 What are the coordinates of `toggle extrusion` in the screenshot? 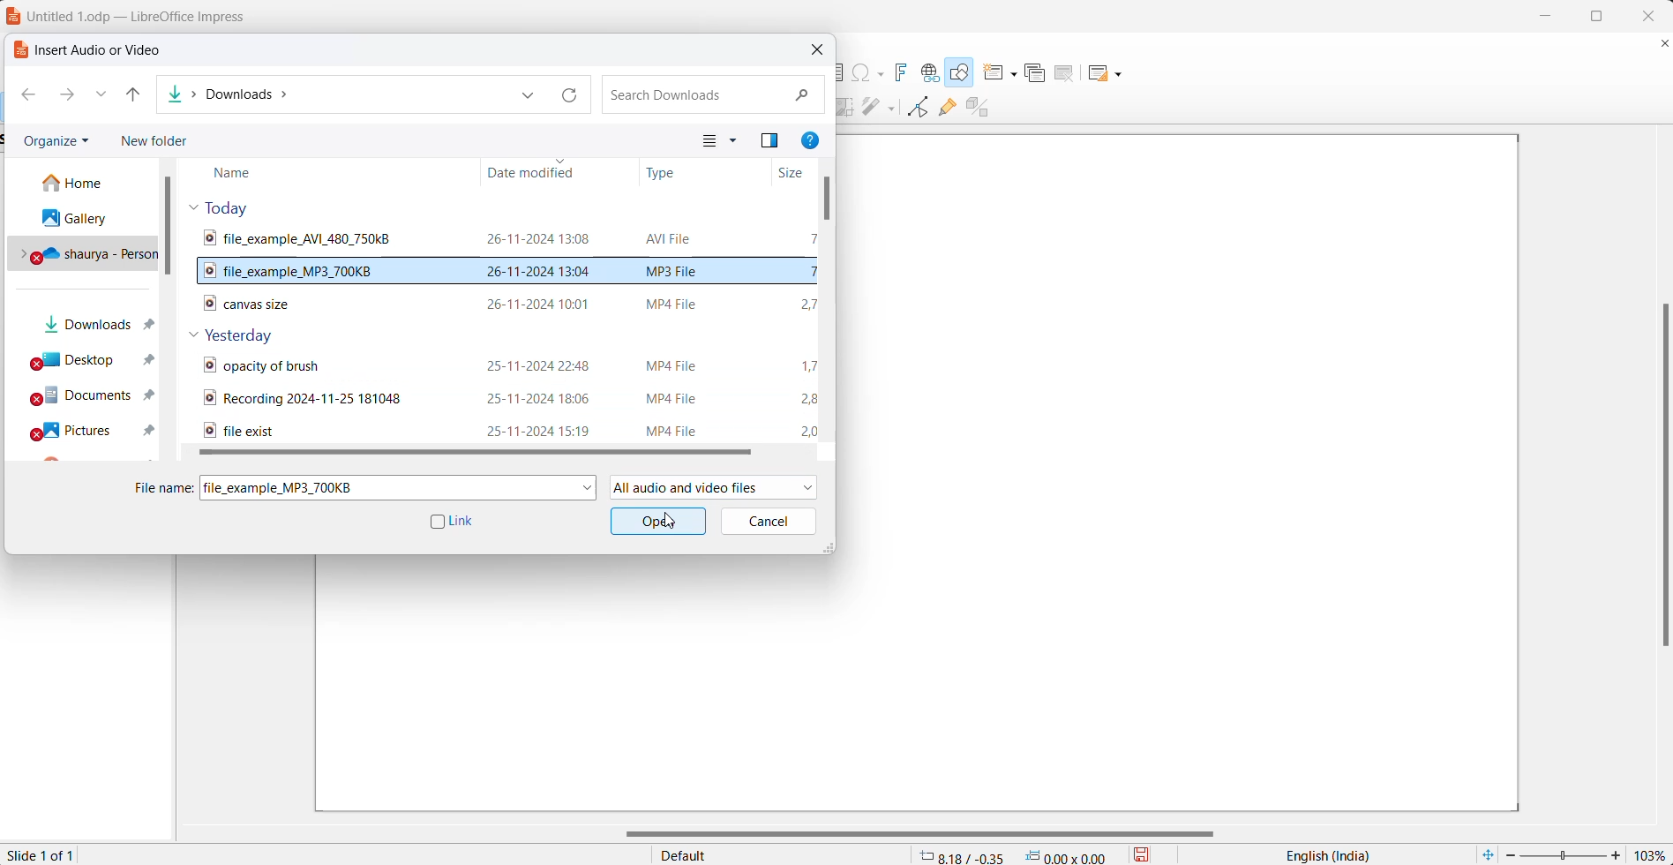 It's located at (980, 108).